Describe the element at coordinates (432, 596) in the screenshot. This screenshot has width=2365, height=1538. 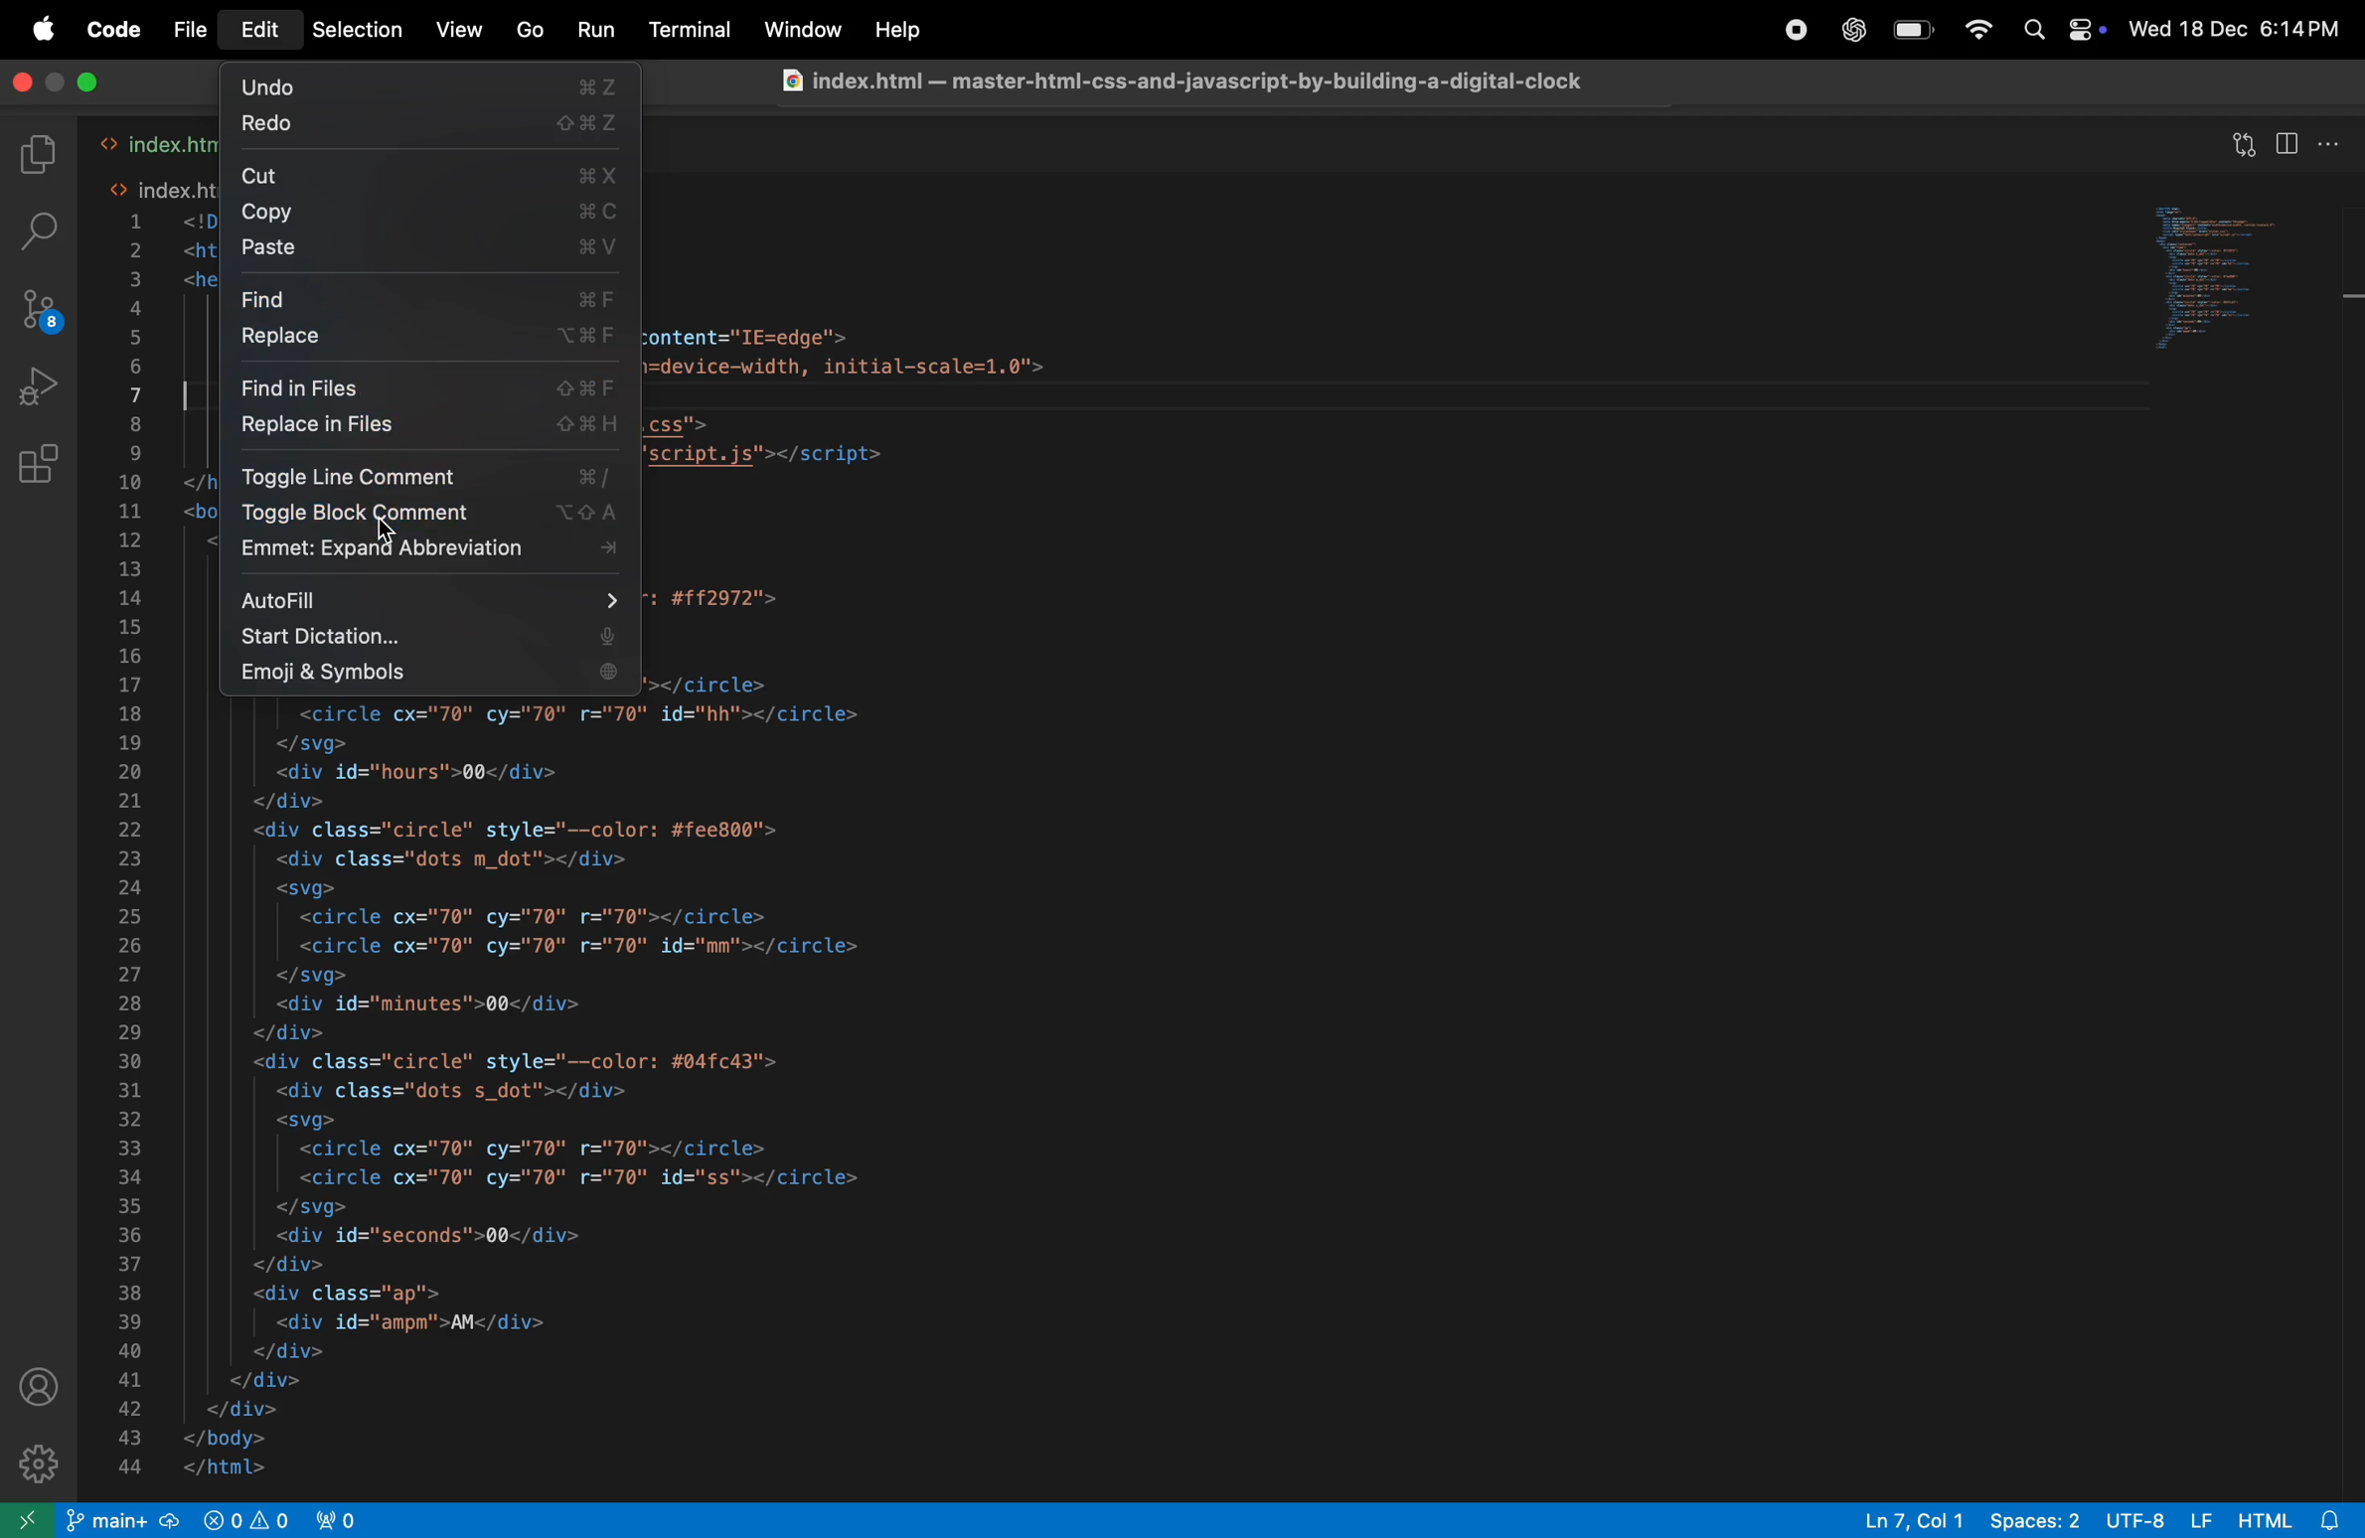
I see `auto fill` at that location.